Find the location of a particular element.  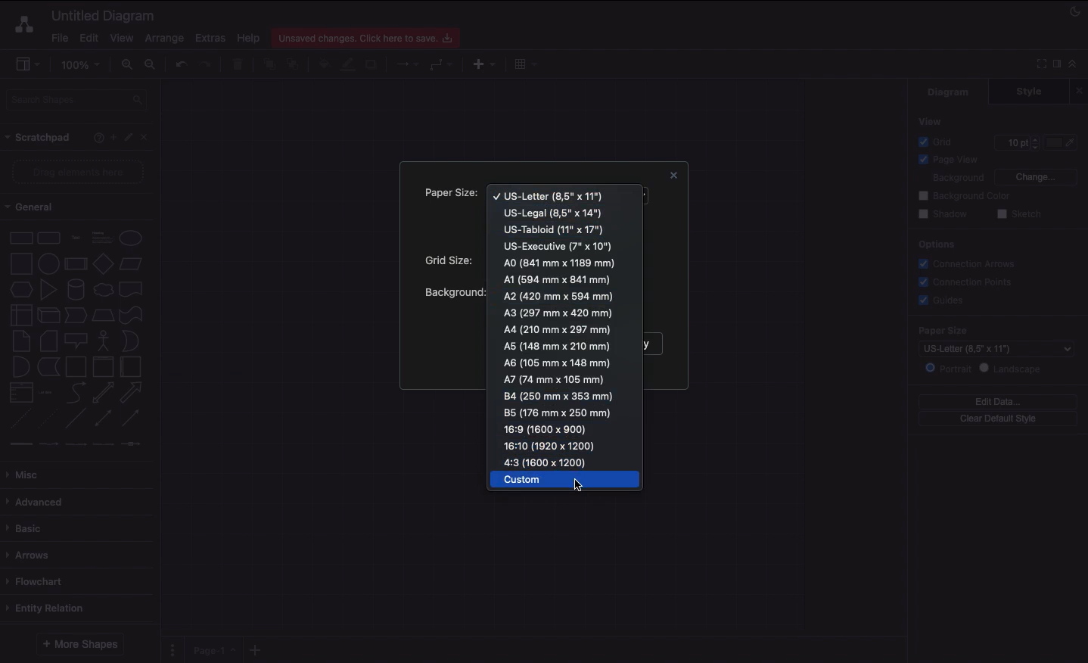

Paper size is located at coordinates (994, 330).